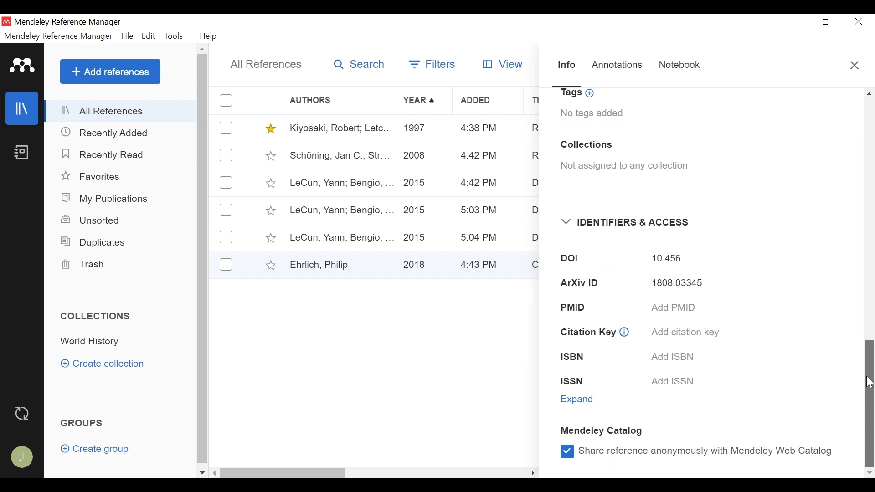 This screenshot has height=492, width=875. Describe the element at coordinates (795, 21) in the screenshot. I see `minimize` at that location.